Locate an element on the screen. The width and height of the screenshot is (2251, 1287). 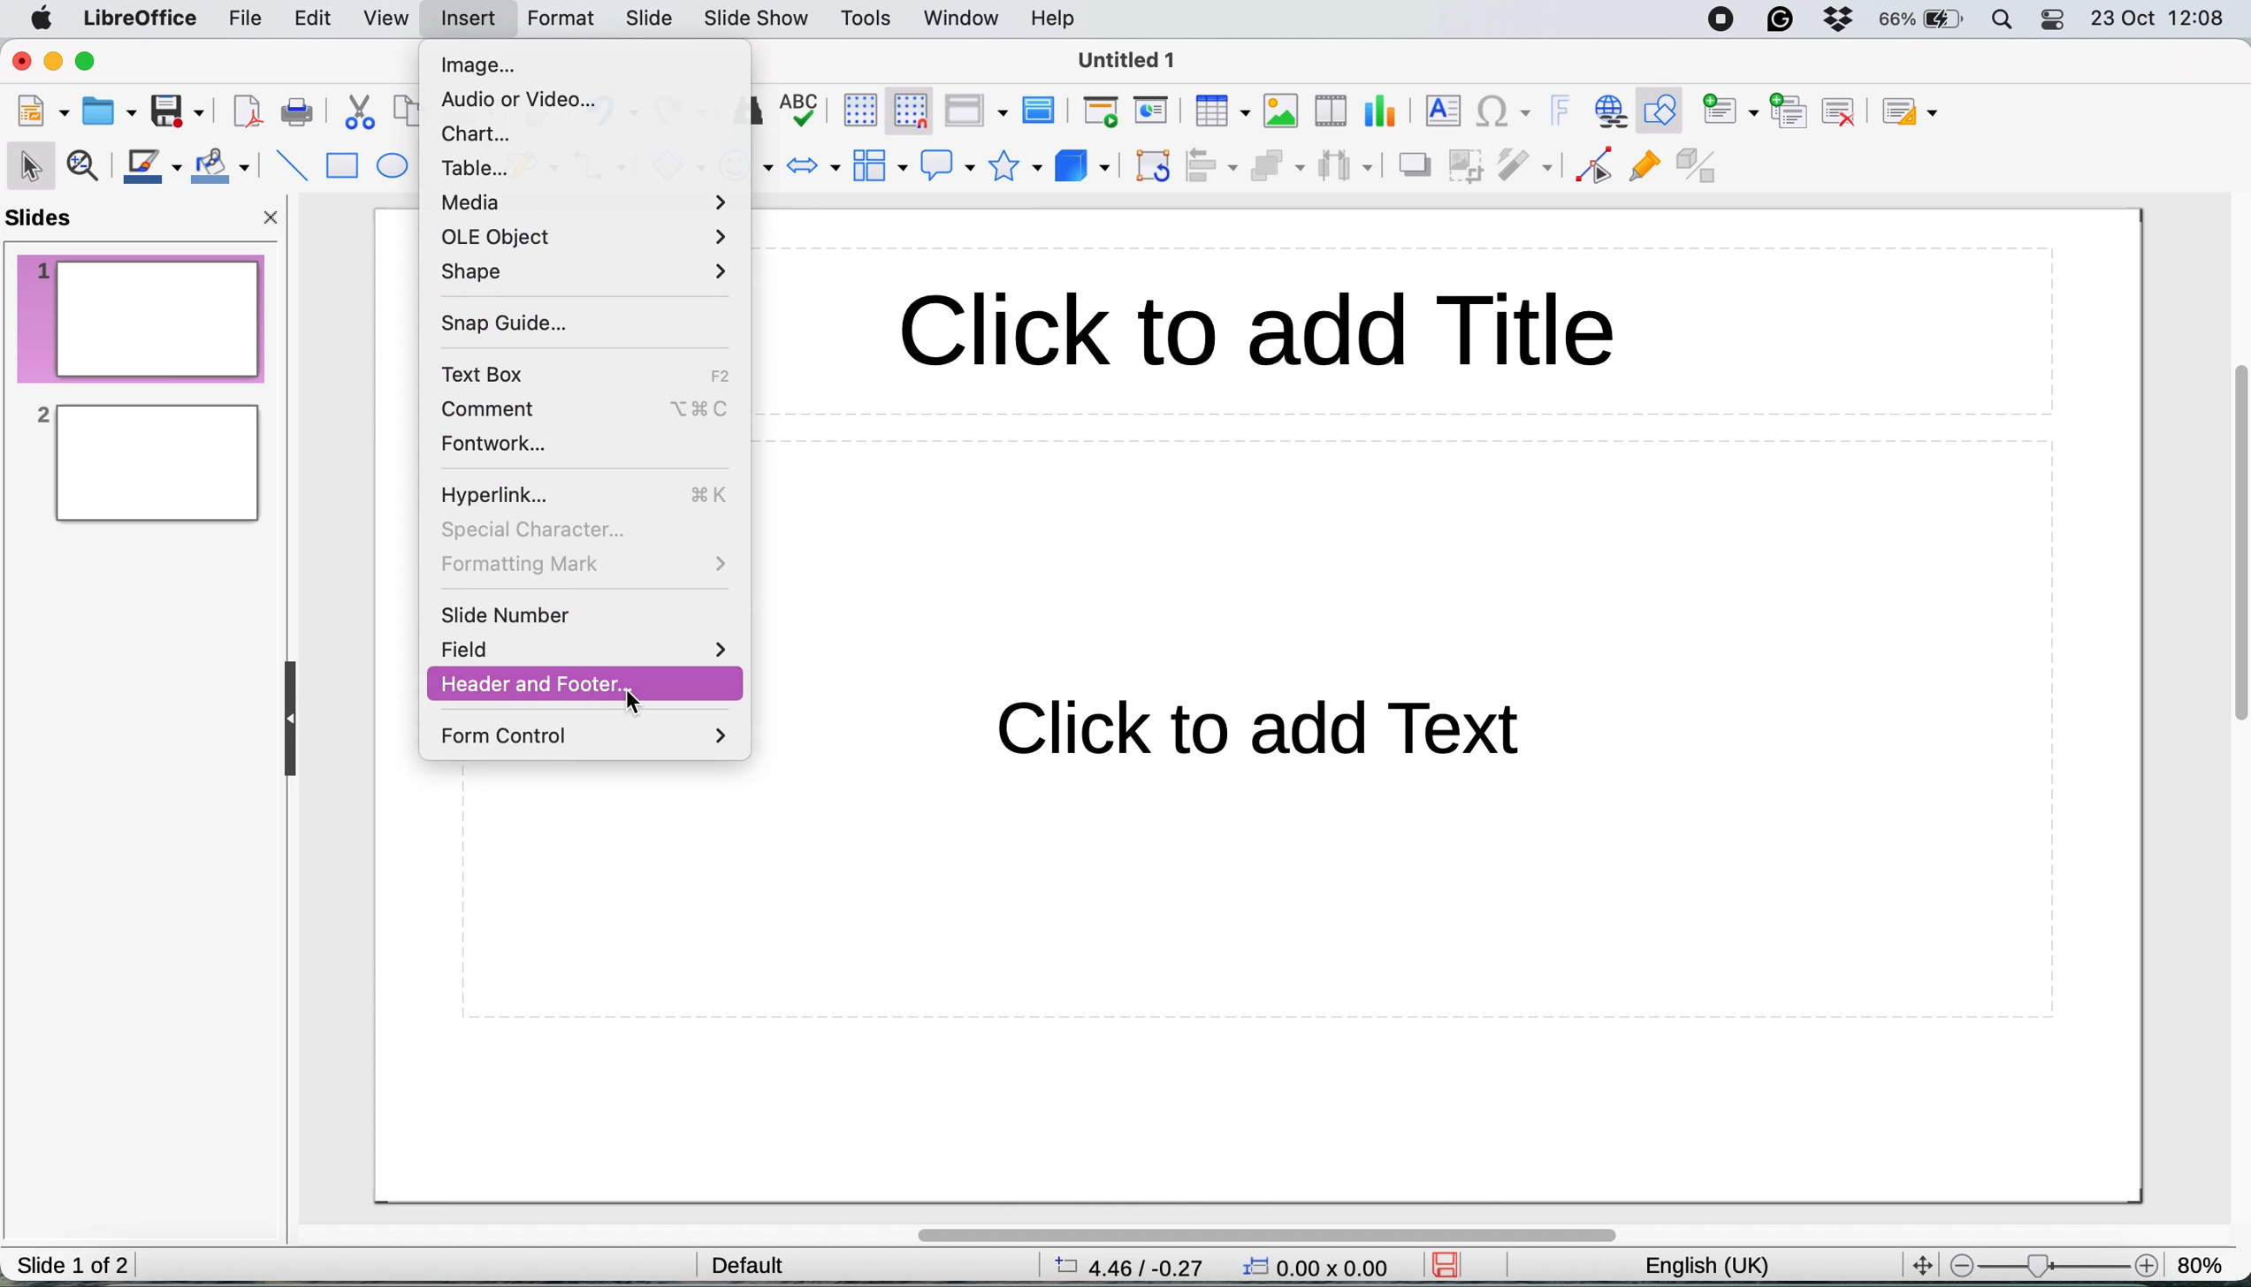
snap guide is located at coordinates (501, 324).